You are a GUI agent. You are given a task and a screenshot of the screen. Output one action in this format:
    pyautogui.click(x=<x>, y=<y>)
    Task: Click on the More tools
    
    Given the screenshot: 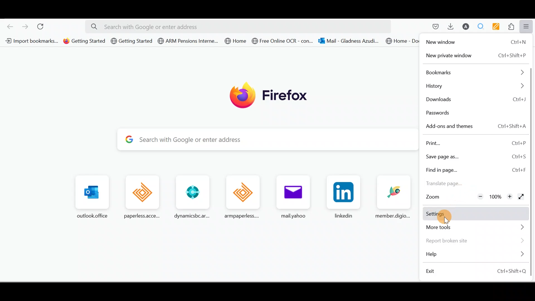 What is the action you would take?
    pyautogui.click(x=477, y=228)
    